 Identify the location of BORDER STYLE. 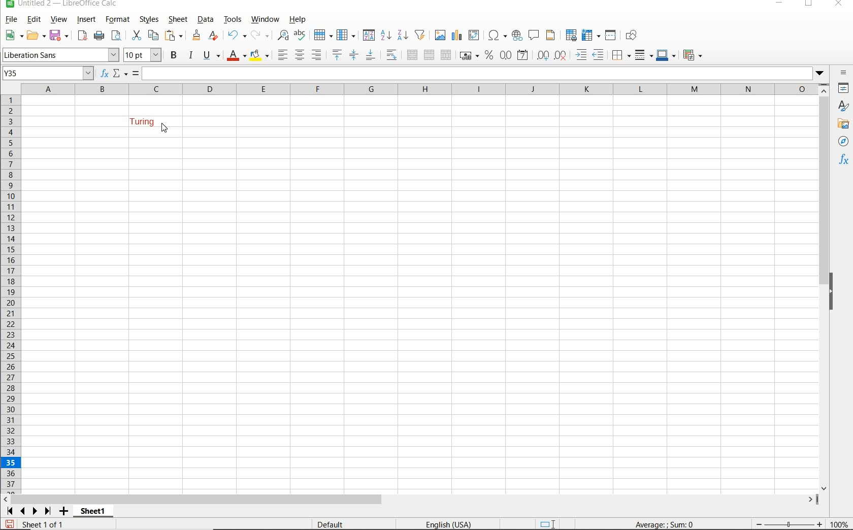
(643, 55).